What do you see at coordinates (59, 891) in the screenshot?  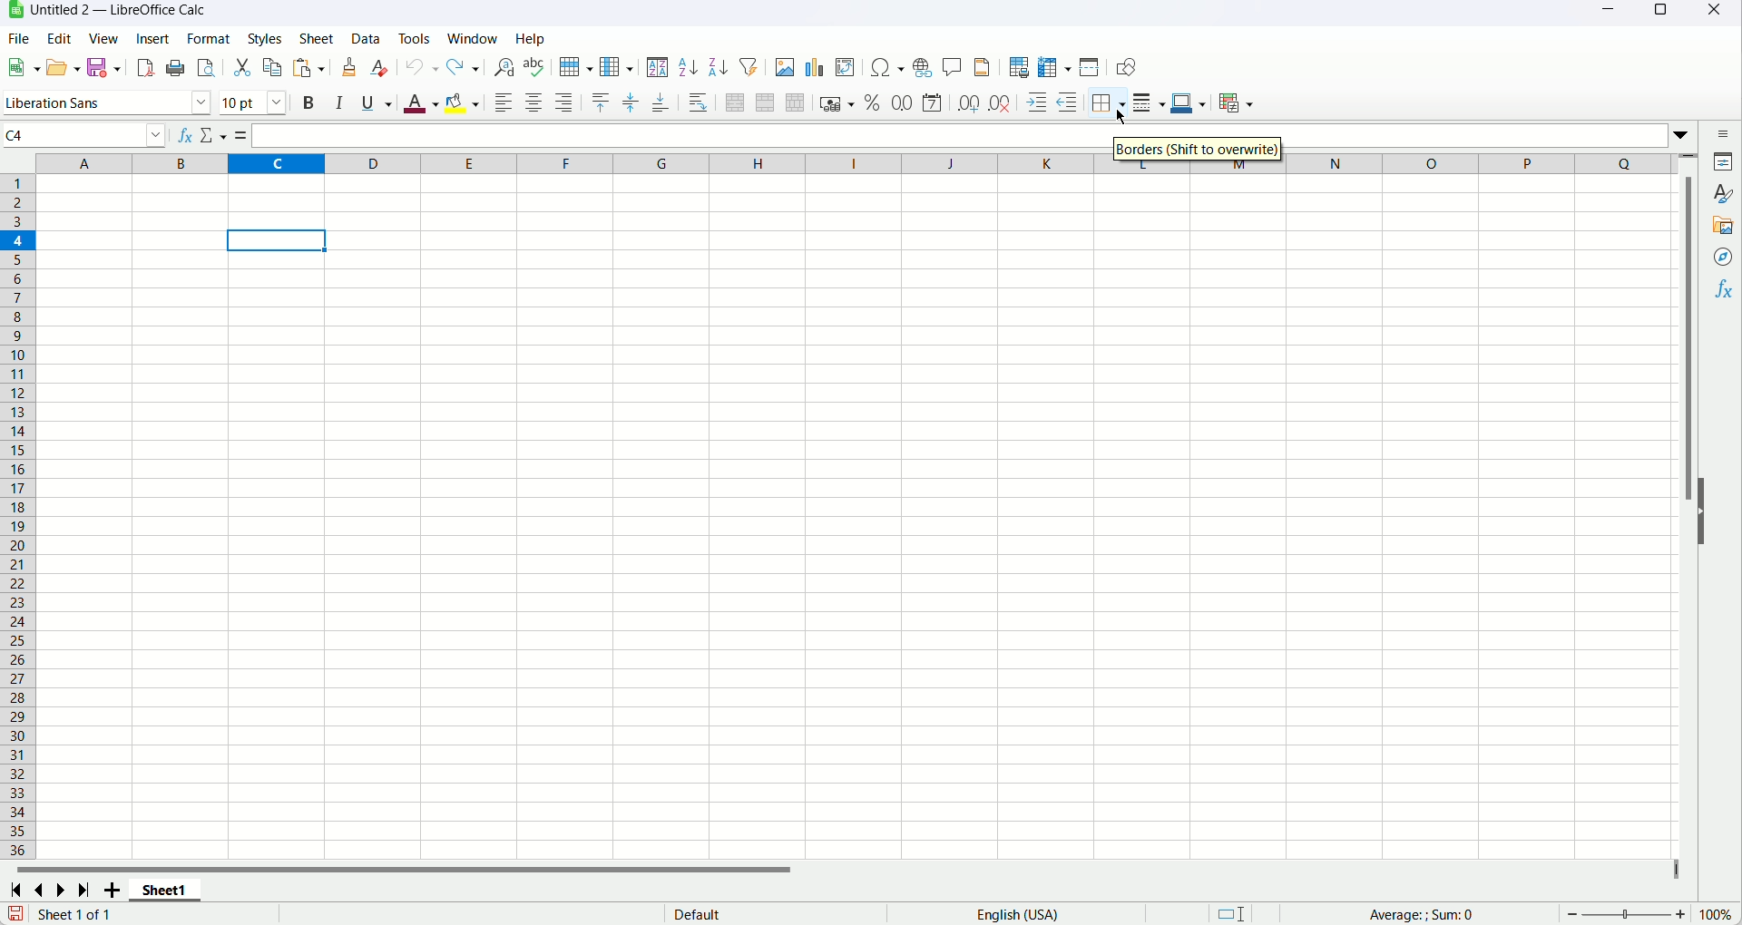 I see `Next sheet` at bounding box center [59, 891].